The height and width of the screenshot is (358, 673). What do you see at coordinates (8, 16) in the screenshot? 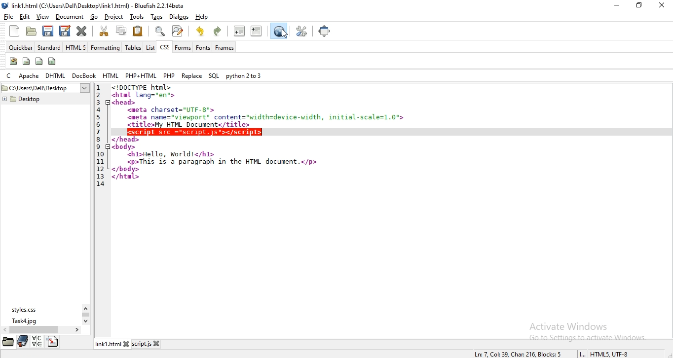
I see `file` at bounding box center [8, 16].